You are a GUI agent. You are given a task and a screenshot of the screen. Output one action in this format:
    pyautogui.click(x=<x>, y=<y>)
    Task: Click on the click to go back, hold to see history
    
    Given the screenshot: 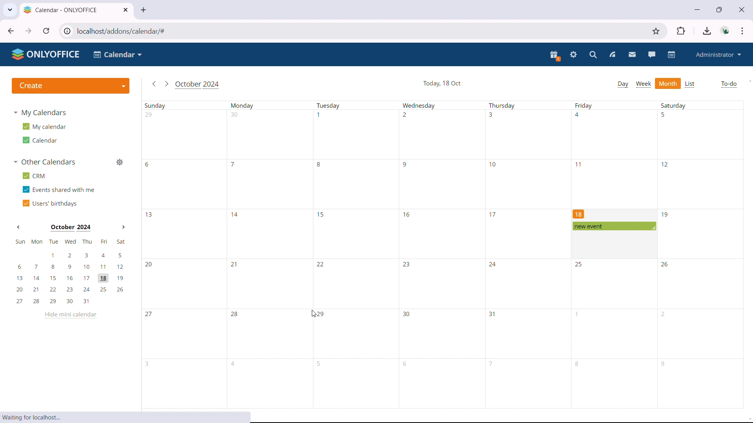 What is the action you would take?
    pyautogui.click(x=11, y=31)
    